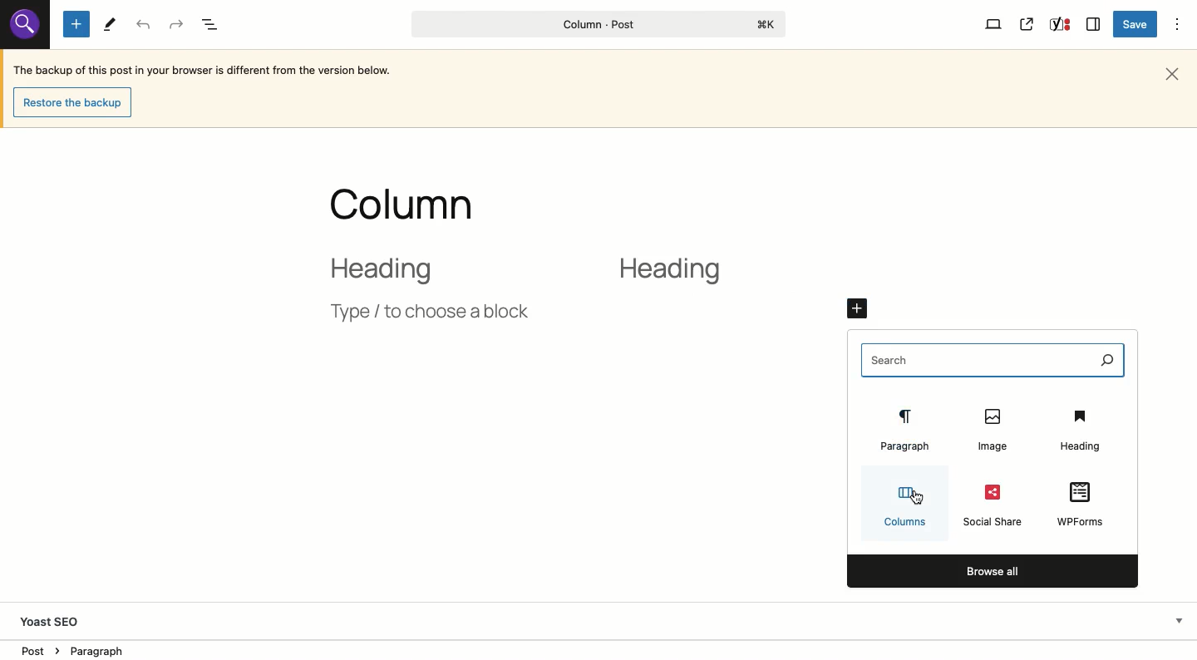  Describe the element at coordinates (594, 24) in the screenshot. I see `Column - Post` at that location.